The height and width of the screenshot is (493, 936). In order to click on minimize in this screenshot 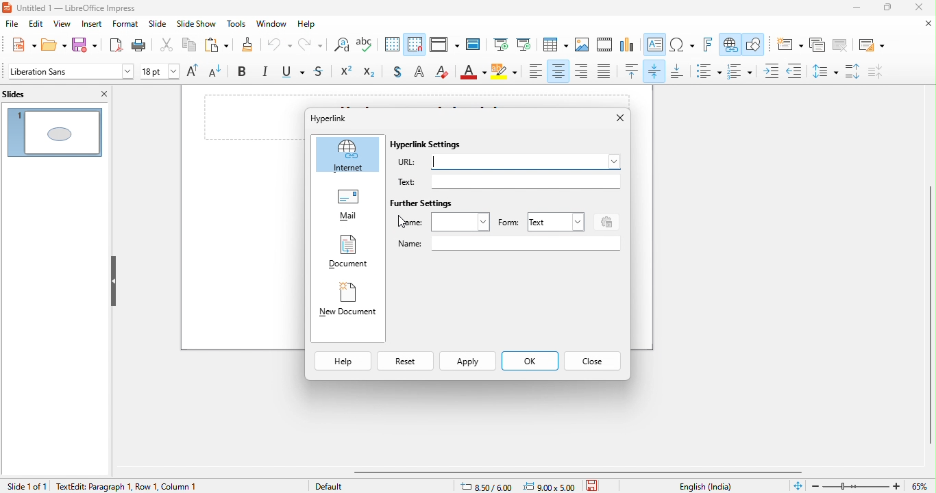, I will do `click(849, 10)`.